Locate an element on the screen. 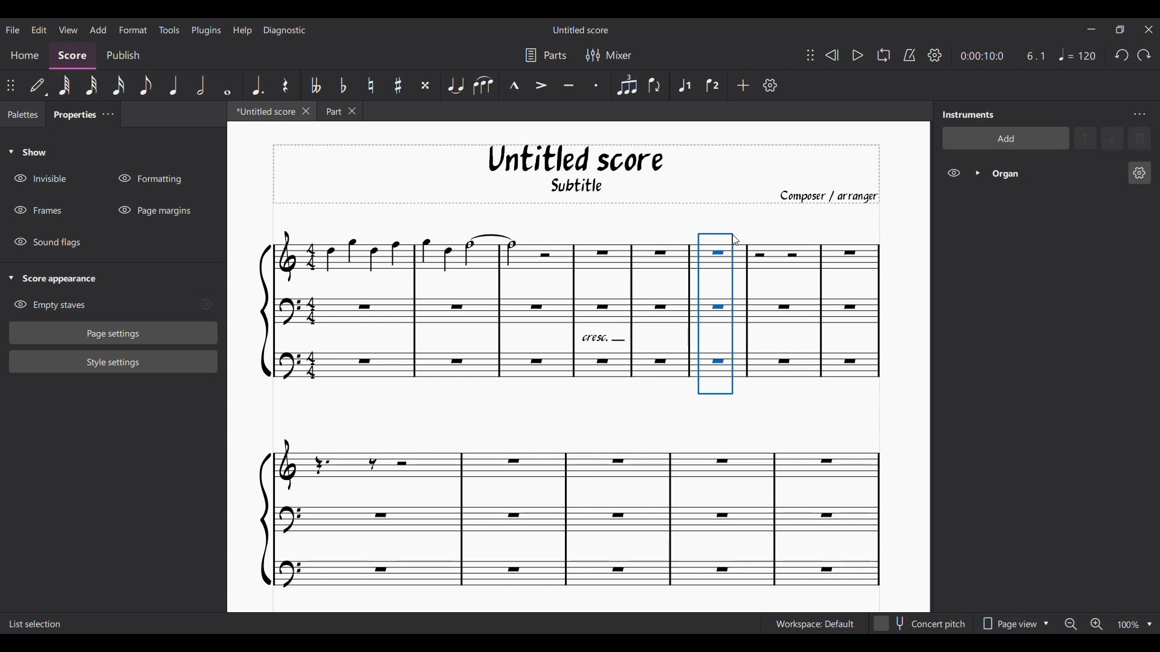 The width and height of the screenshot is (1160, 652). Half note is located at coordinates (201, 85).